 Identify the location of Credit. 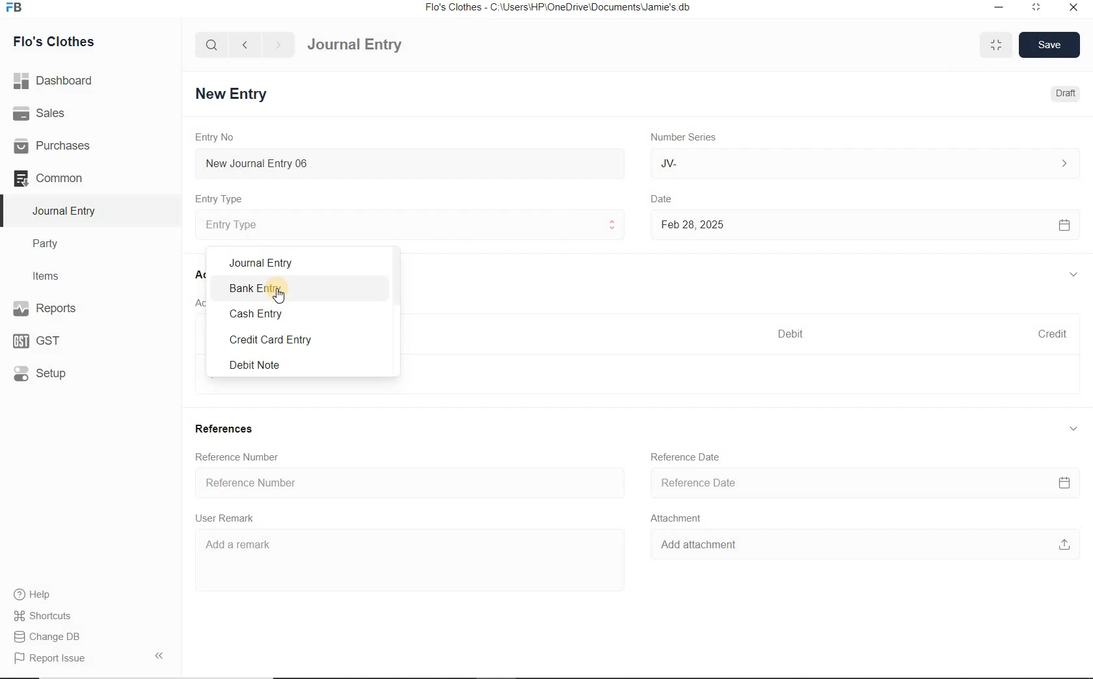
(1053, 334).